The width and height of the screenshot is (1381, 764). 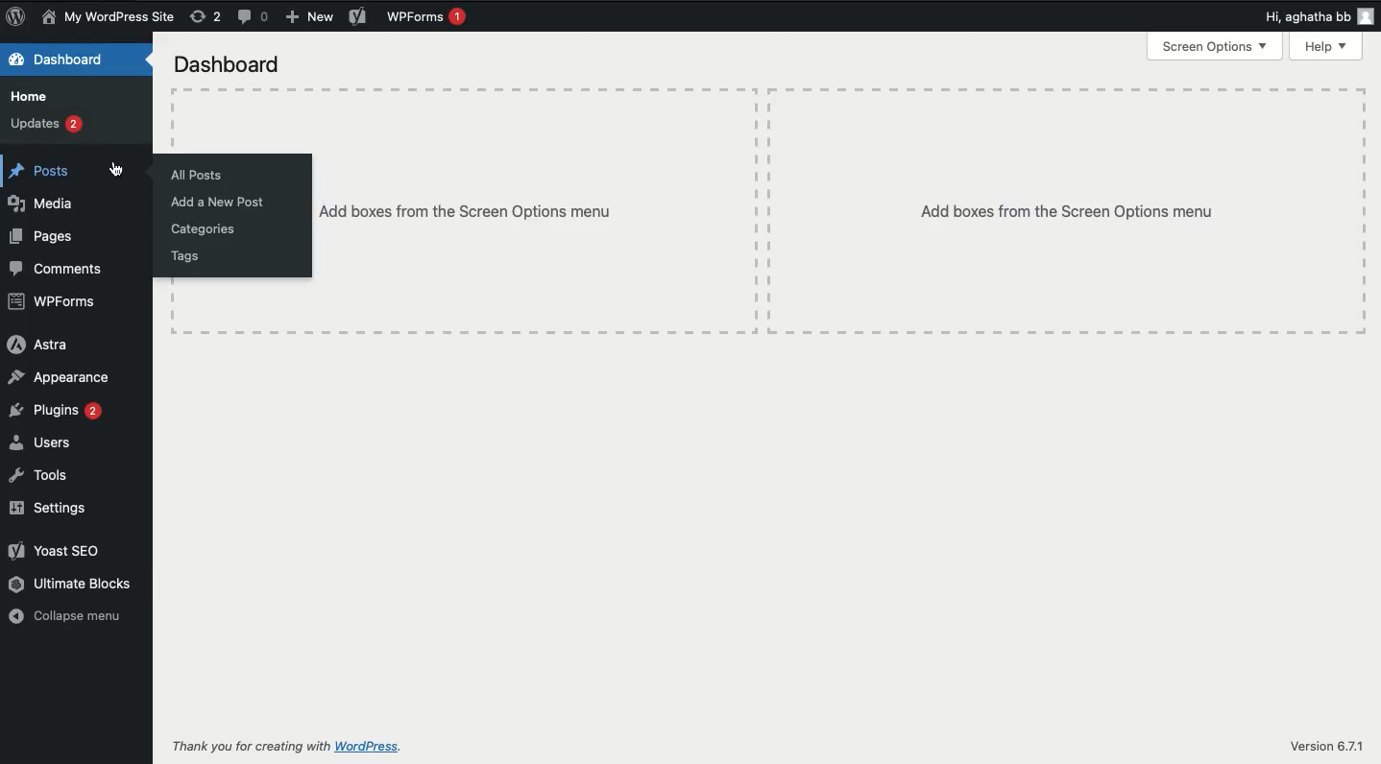 What do you see at coordinates (67, 615) in the screenshot?
I see `Collapse menu` at bounding box center [67, 615].